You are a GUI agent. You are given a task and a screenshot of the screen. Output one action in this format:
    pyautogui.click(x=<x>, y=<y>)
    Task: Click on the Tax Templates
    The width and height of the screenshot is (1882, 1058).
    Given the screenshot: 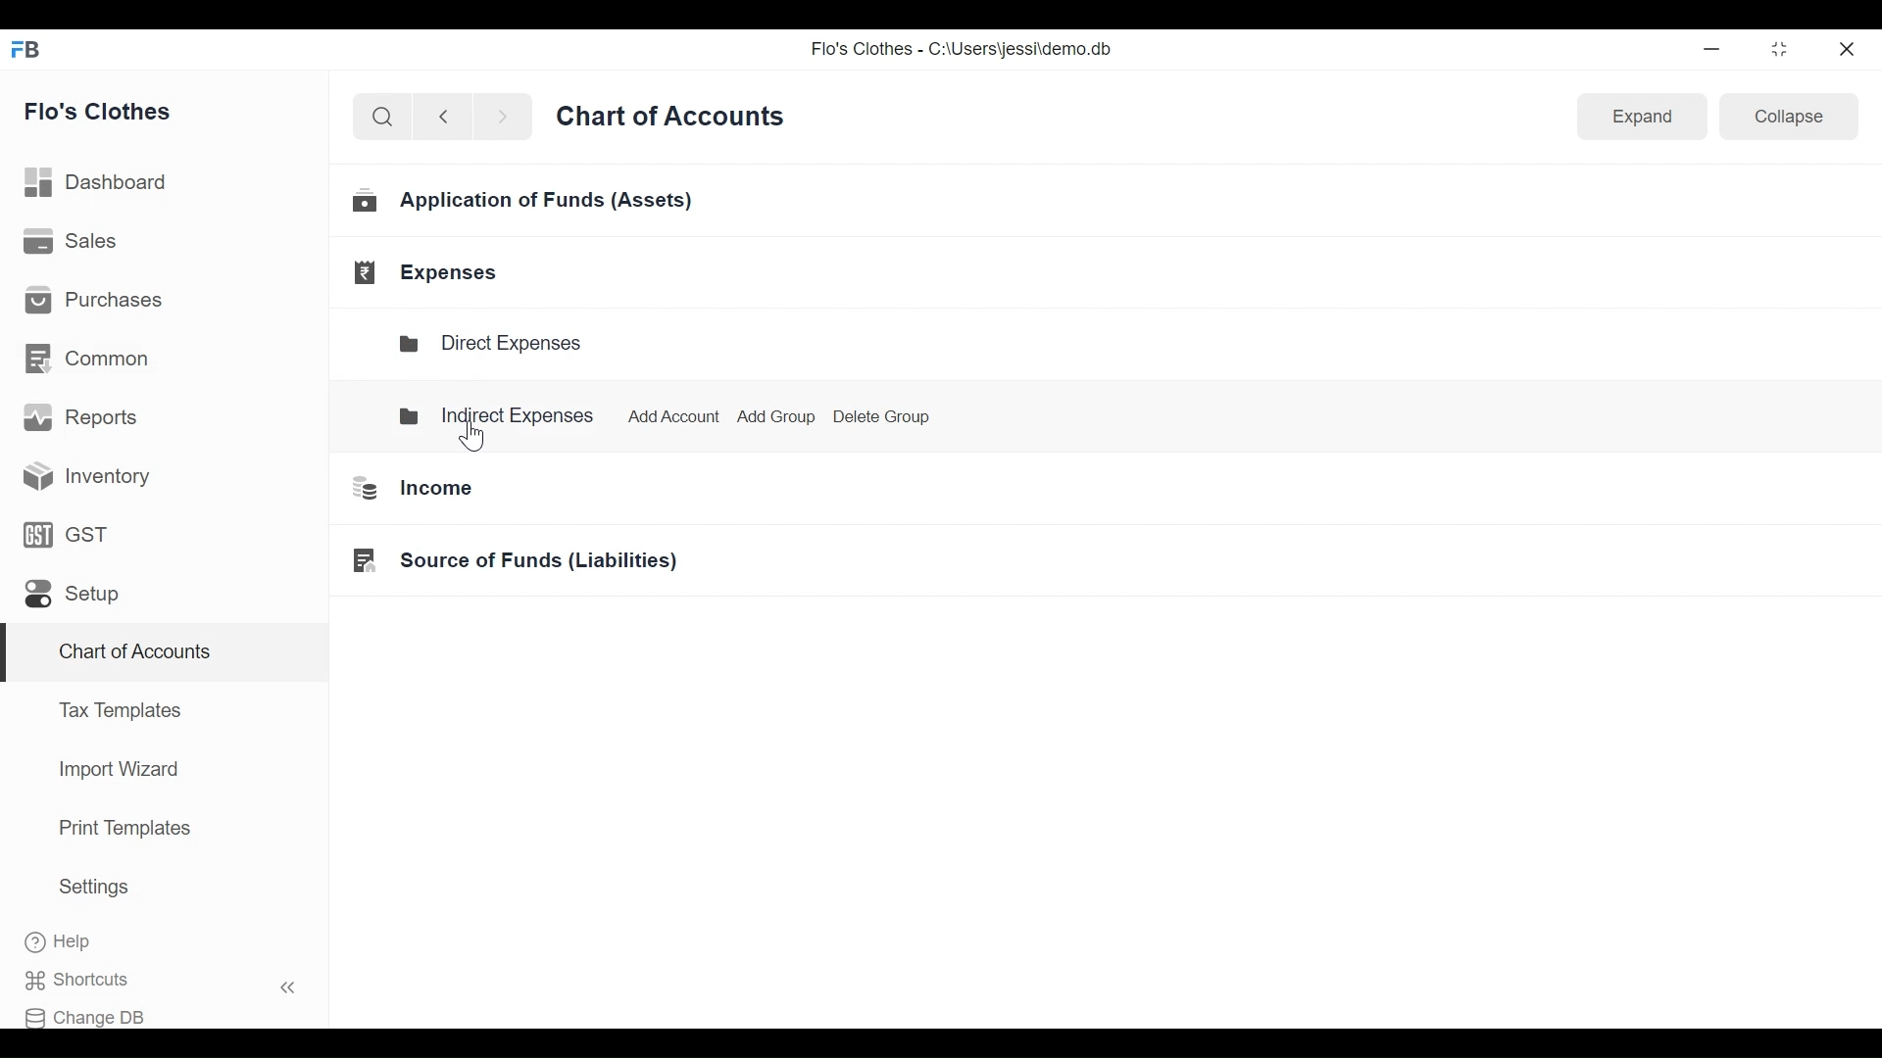 What is the action you would take?
    pyautogui.click(x=119, y=709)
    